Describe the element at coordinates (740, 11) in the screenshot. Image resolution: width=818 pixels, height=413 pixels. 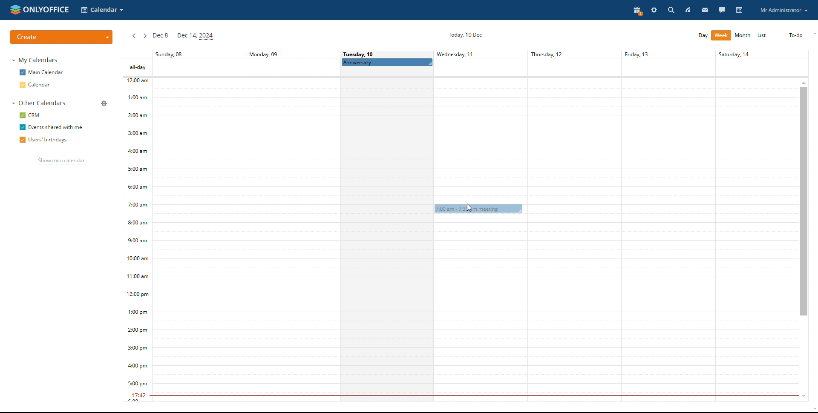
I see `calendar` at that location.